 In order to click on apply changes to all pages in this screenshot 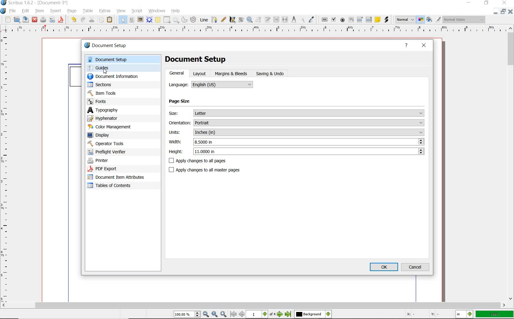, I will do `click(199, 161)`.